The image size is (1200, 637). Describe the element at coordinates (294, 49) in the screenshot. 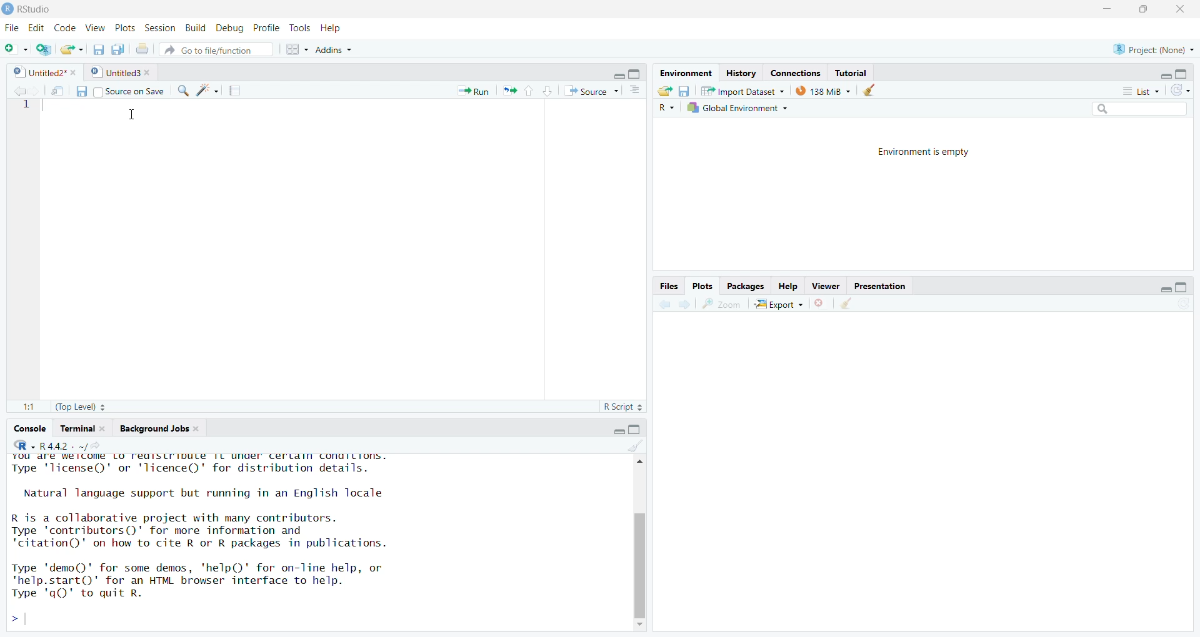

I see `workspaces panes` at that location.